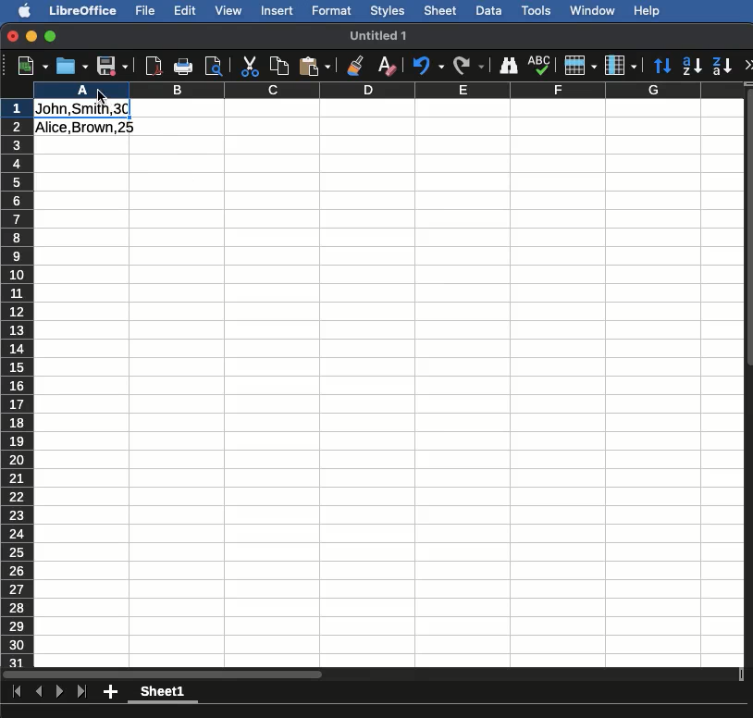 This screenshot has height=718, width=753. I want to click on Data, so click(85, 119).